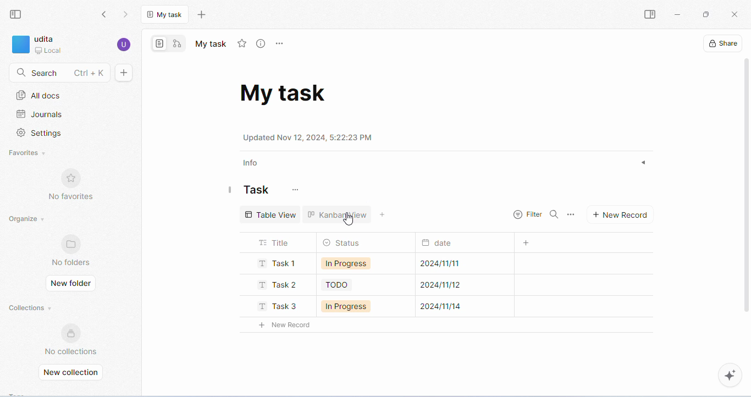 This screenshot has width=751, height=397. Describe the element at coordinates (279, 285) in the screenshot. I see `task2` at that location.